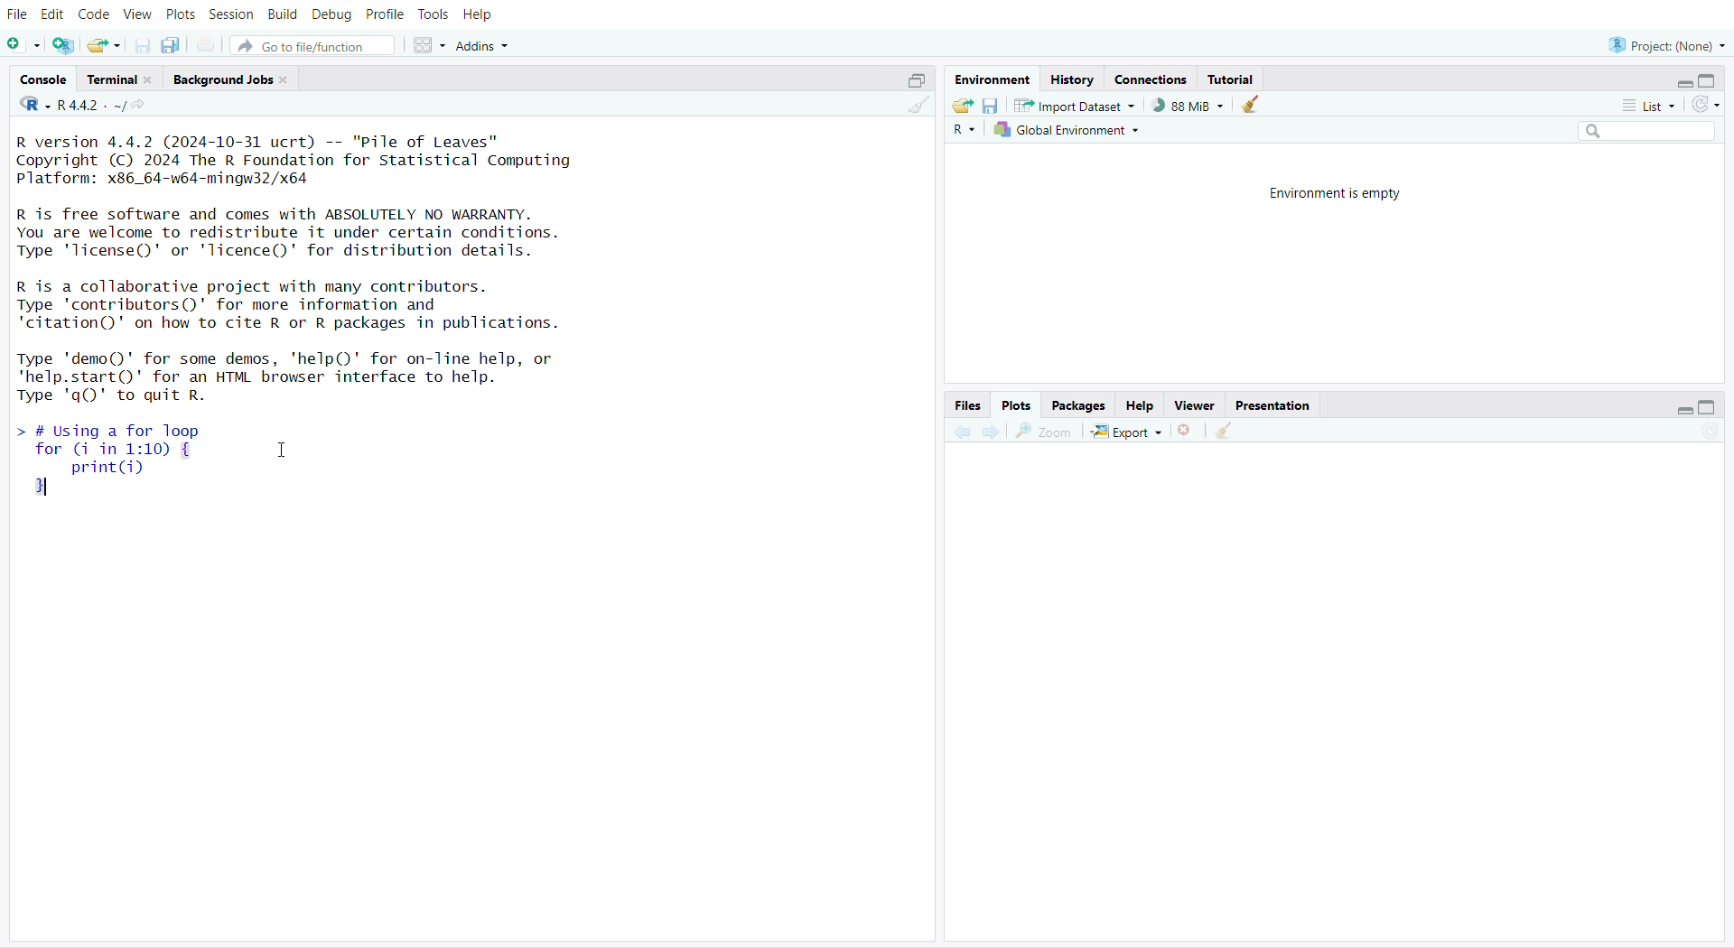 The height and width of the screenshot is (948, 1734). Describe the element at coordinates (1075, 107) in the screenshot. I see `import dataset` at that location.